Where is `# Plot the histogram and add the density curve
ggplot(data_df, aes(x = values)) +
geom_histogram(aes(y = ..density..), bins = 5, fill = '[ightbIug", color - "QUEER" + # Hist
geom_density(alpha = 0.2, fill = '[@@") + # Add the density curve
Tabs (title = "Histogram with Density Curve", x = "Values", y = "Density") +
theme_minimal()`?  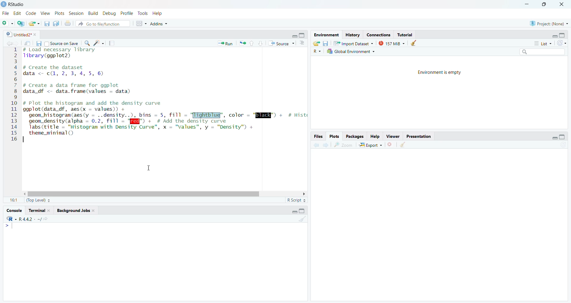
# Plot the histogram and add the density curve
ggplot(data_df, aes(x = values)) +
geom_histogram(aes(y = ..density..), bins = 5, fill = '[ightbIug", color - "QUEER" + # Hist
geom_density(alpha = 0.2, fill = '[@@") + # Add the density curve
Tabs (title = "Histogram with Density Curve", x = "Values", y = "Density") +
theme_minimal() is located at coordinates (166, 118).